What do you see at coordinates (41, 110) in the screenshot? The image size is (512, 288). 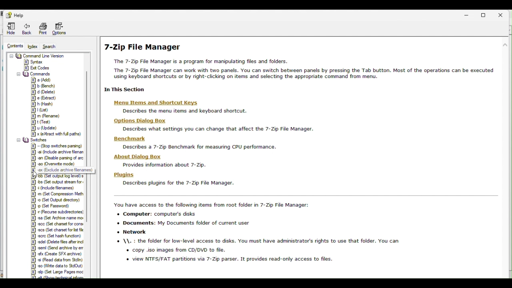 I see `Fst)` at bounding box center [41, 110].